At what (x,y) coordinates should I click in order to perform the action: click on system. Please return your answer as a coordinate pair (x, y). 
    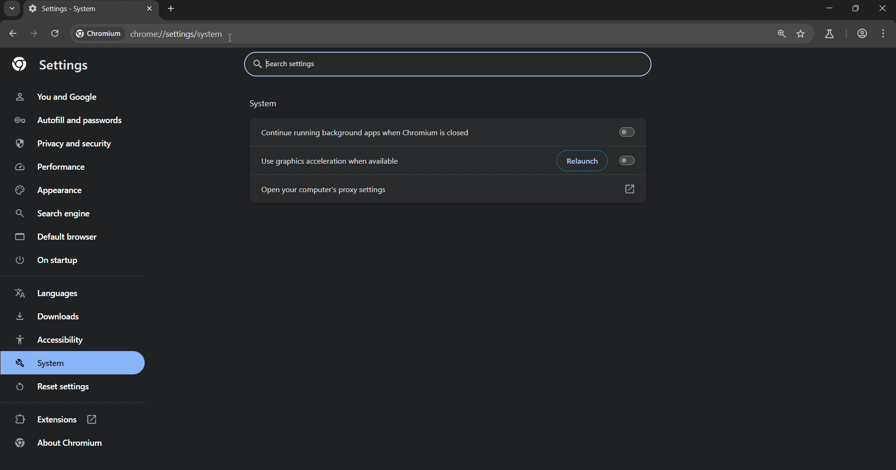
    Looking at the image, I should click on (49, 365).